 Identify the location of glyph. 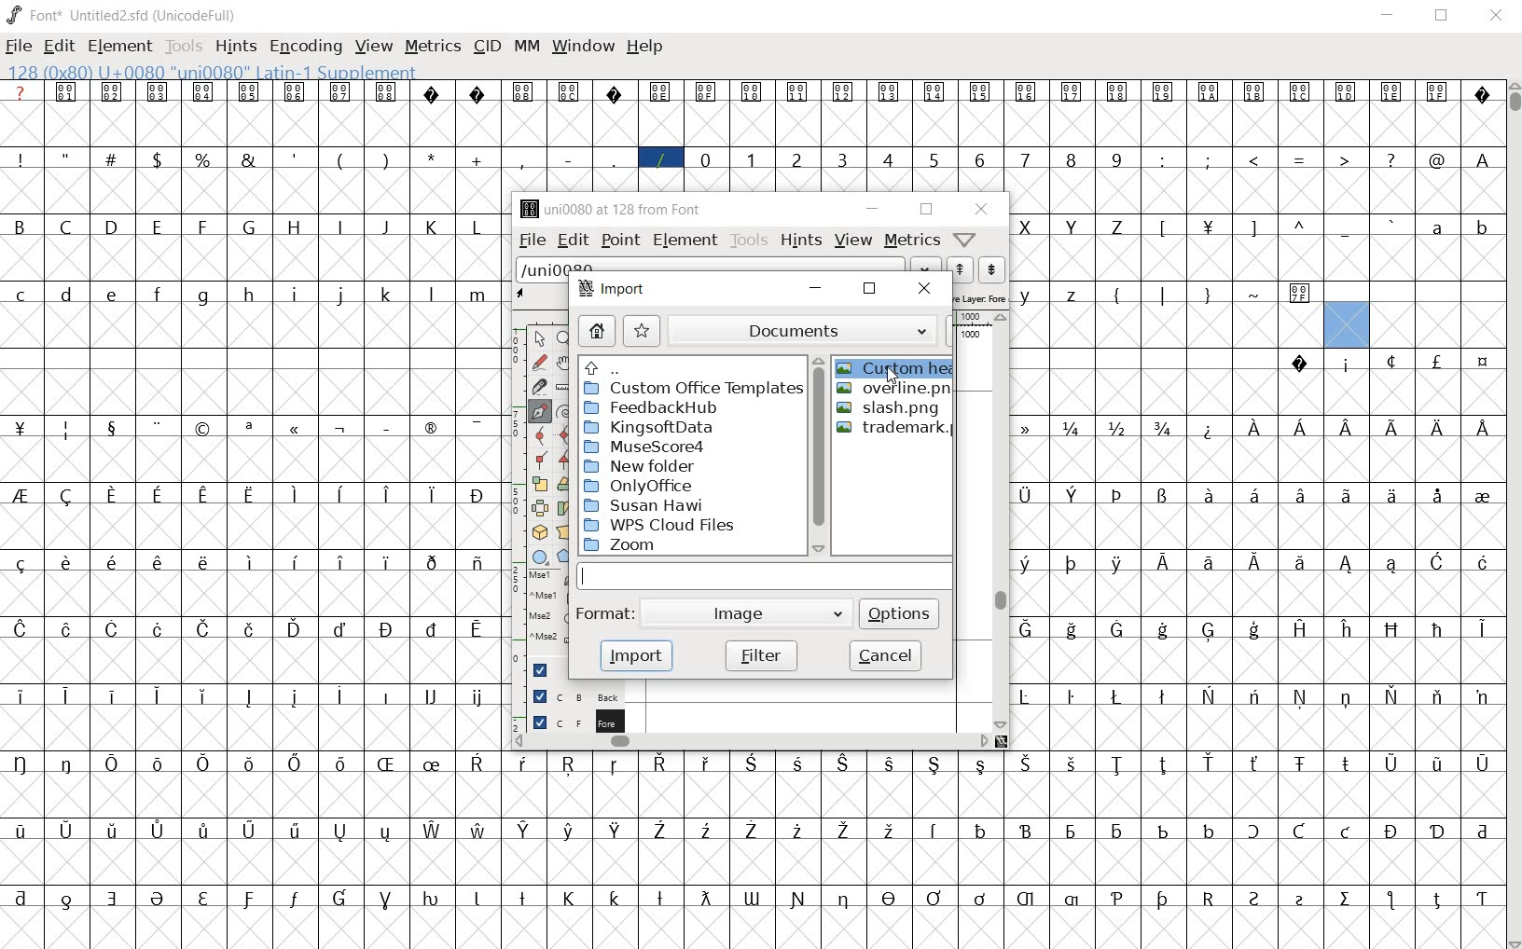
(1483, 97).